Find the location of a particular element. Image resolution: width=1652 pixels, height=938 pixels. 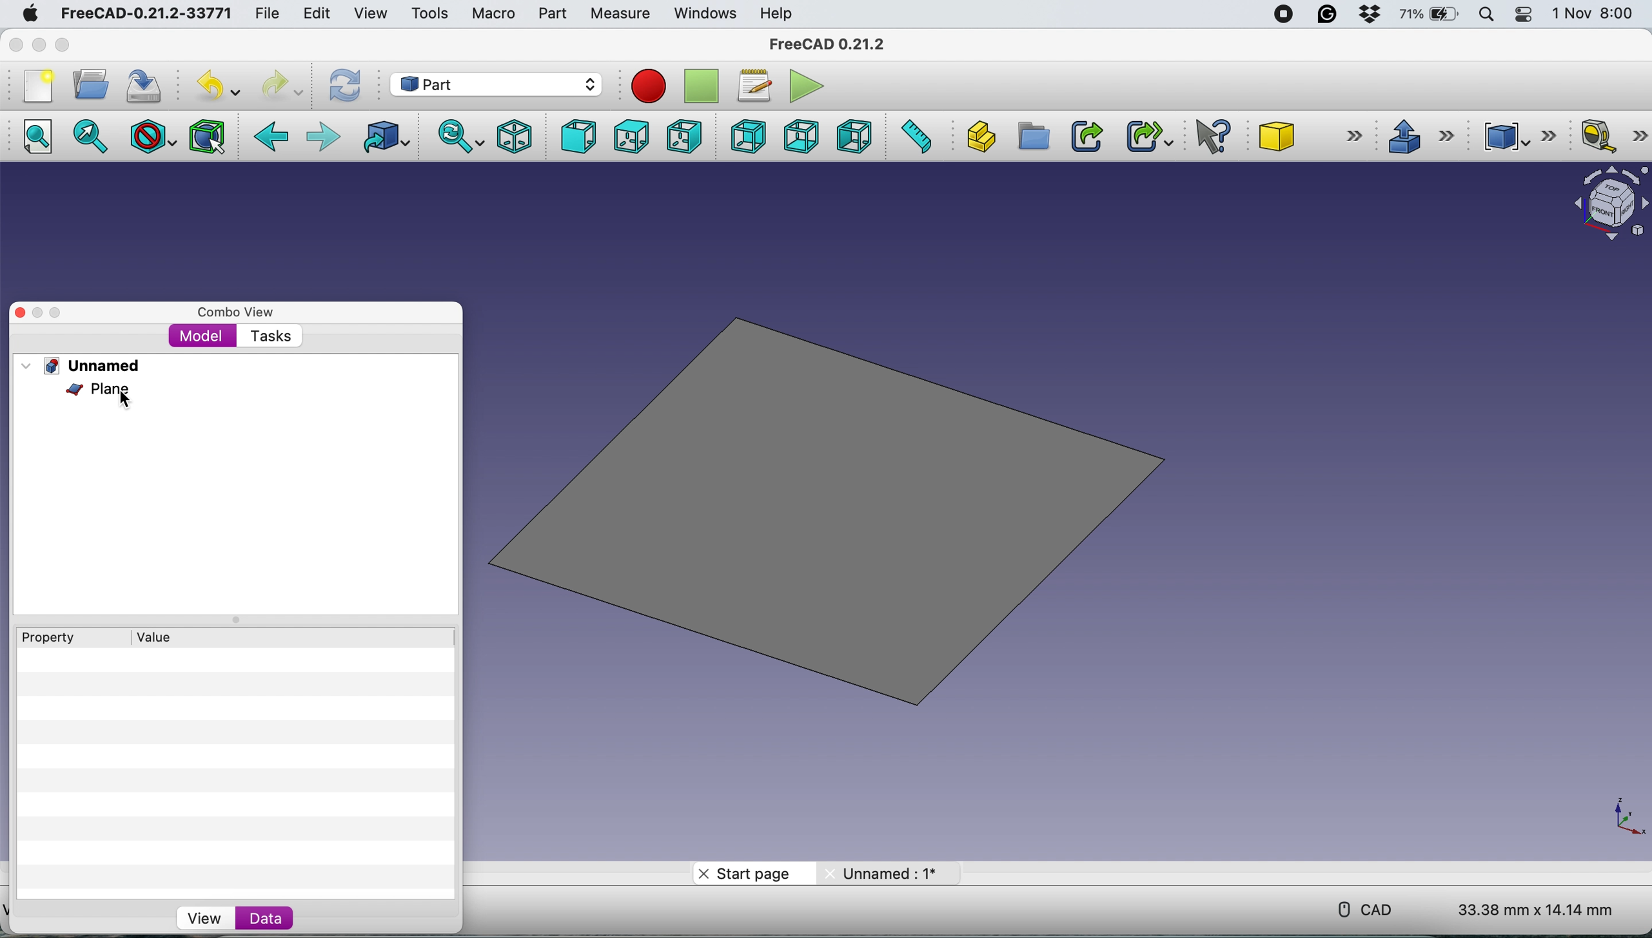

measure is located at coordinates (624, 13).